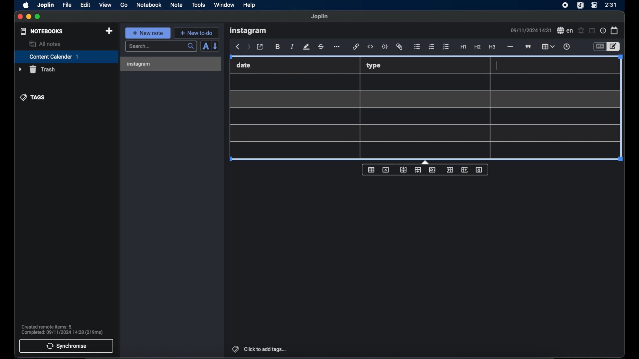  Describe the element at coordinates (498, 65) in the screenshot. I see `cursor` at that location.